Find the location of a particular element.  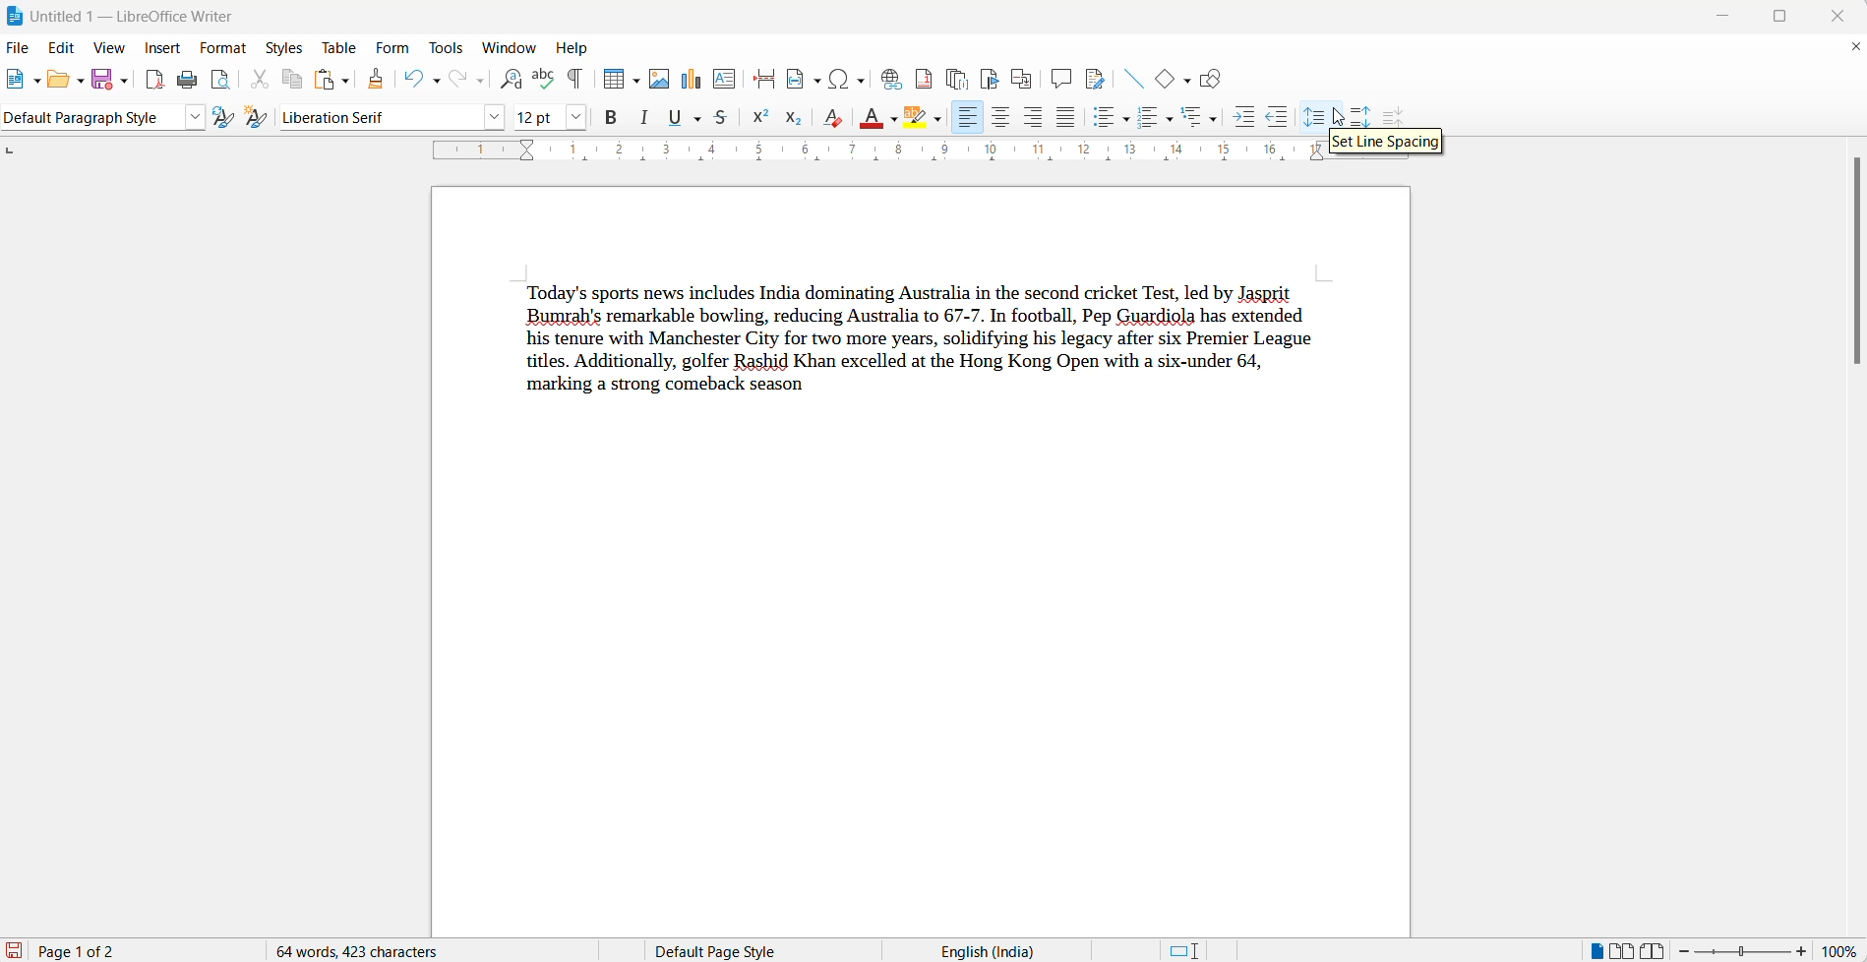

64 words 423 characters  is located at coordinates (368, 950).